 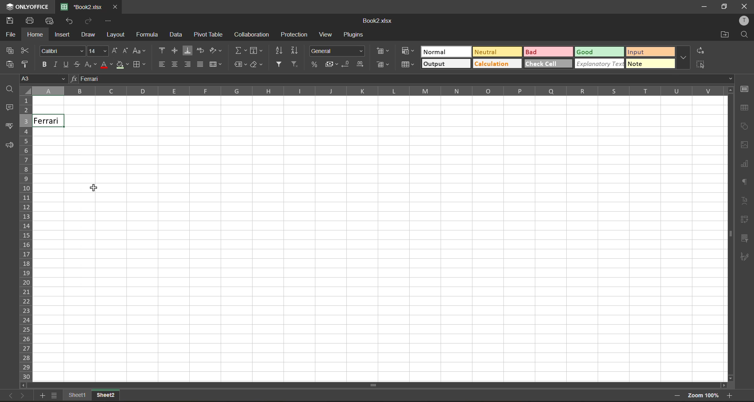 What do you see at coordinates (107, 22) in the screenshot?
I see `customize quick access toolbar` at bounding box center [107, 22].